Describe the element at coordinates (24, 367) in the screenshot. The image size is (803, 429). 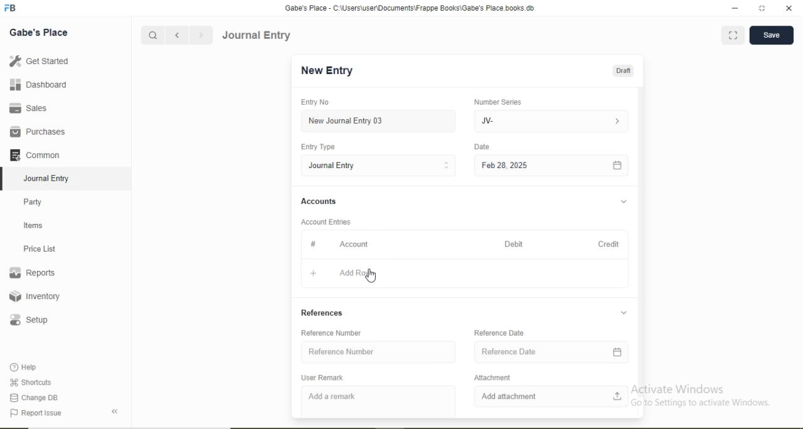
I see `Help` at that location.